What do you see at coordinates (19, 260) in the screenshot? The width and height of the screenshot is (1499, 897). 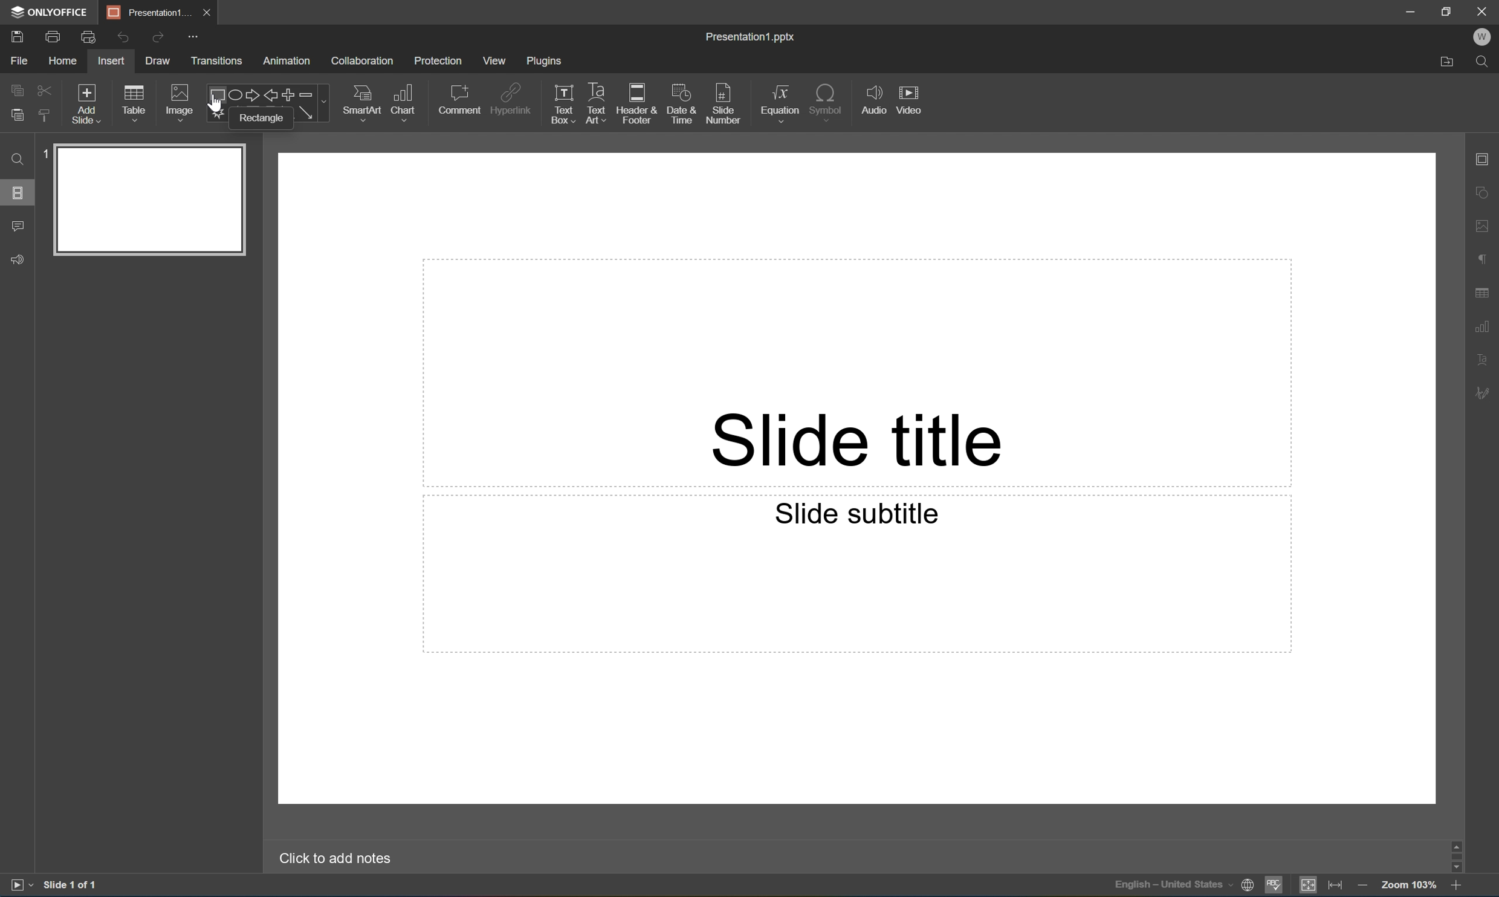 I see `Feedback & Support` at bounding box center [19, 260].